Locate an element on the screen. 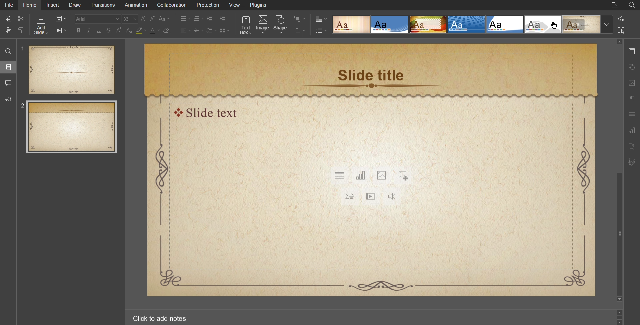 Image resolution: width=640 pixels, height=325 pixels. Text Box is located at coordinates (247, 25).